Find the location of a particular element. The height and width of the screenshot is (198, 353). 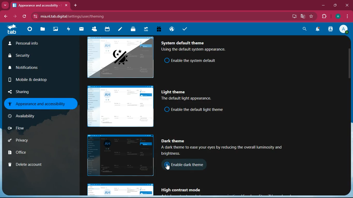

profile is located at coordinates (338, 16).